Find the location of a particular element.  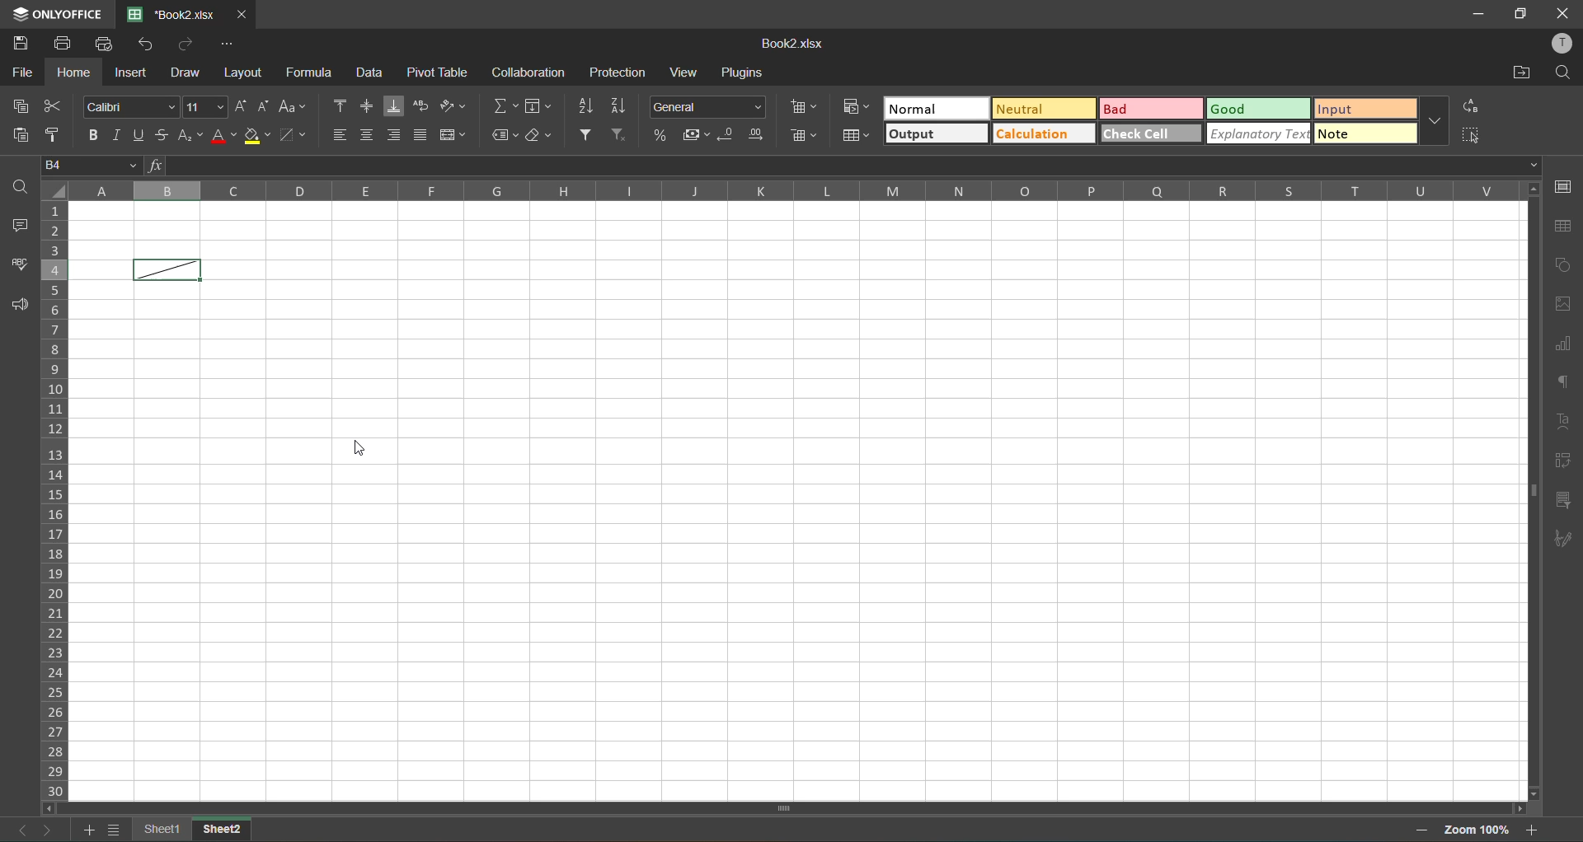

select all is located at coordinates (1471, 134).